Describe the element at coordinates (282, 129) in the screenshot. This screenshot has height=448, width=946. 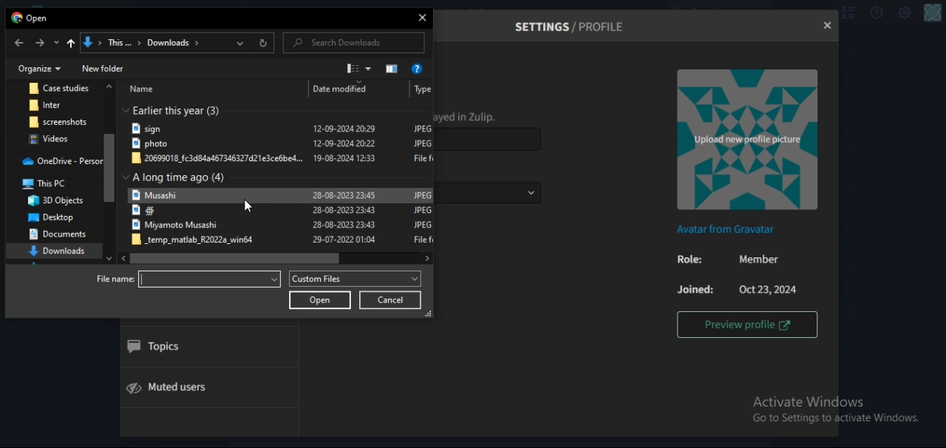
I see `filw` at that location.